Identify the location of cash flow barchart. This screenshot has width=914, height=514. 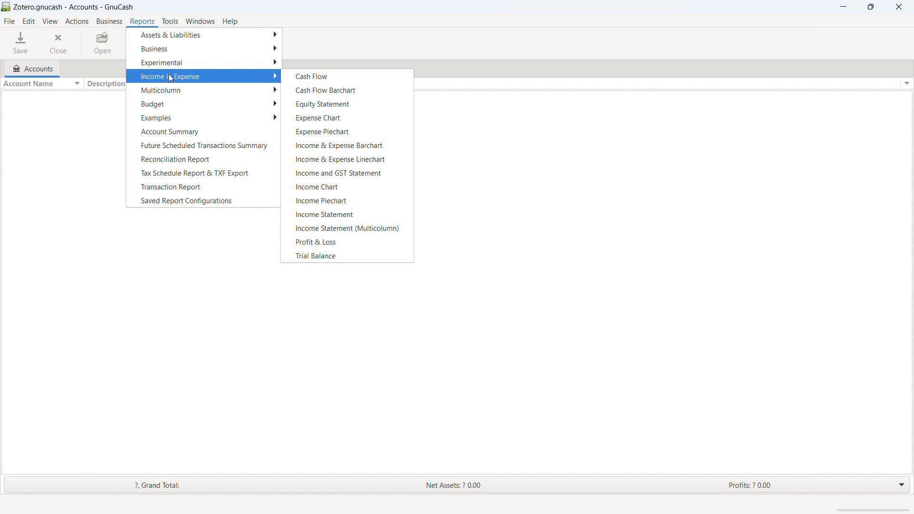
(348, 89).